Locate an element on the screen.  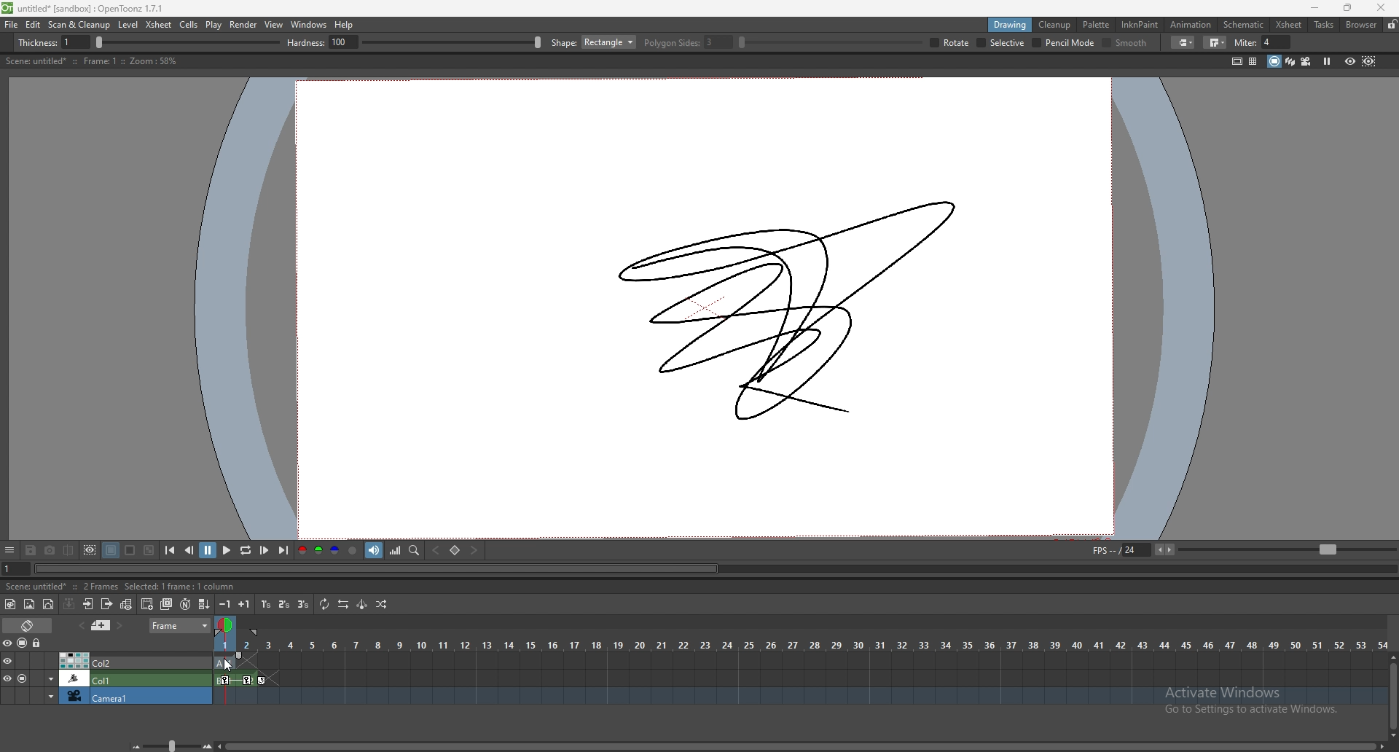
white background is located at coordinates (129, 550).